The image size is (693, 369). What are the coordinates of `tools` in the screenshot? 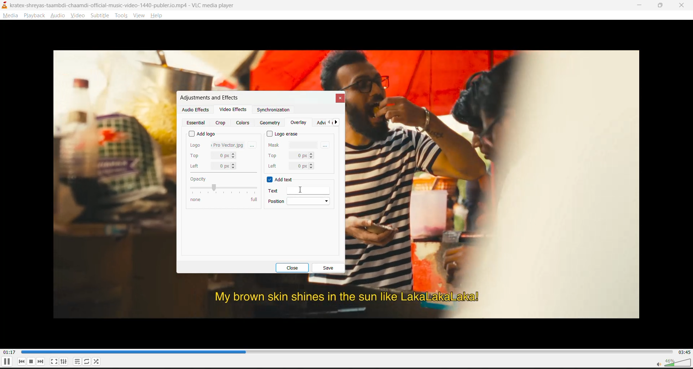 It's located at (120, 16).